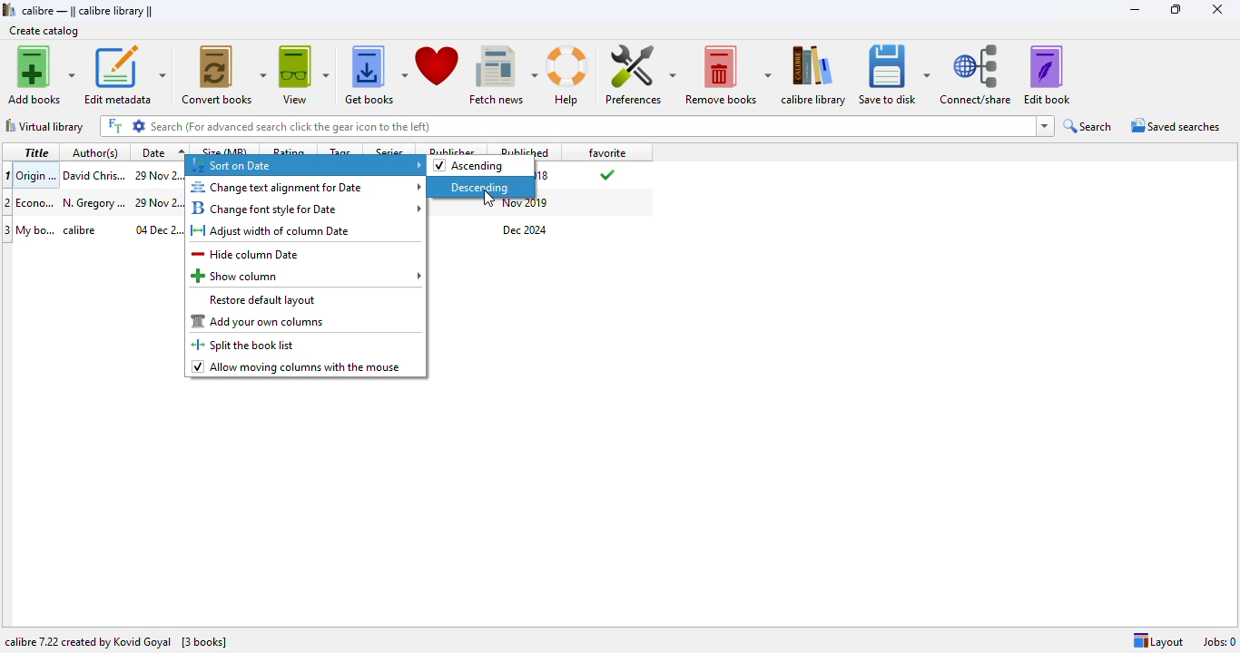 The height and width of the screenshot is (653, 1240). What do you see at coordinates (126, 76) in the screenshot?
I see `edit metadata` at bounding box center [126, 76].